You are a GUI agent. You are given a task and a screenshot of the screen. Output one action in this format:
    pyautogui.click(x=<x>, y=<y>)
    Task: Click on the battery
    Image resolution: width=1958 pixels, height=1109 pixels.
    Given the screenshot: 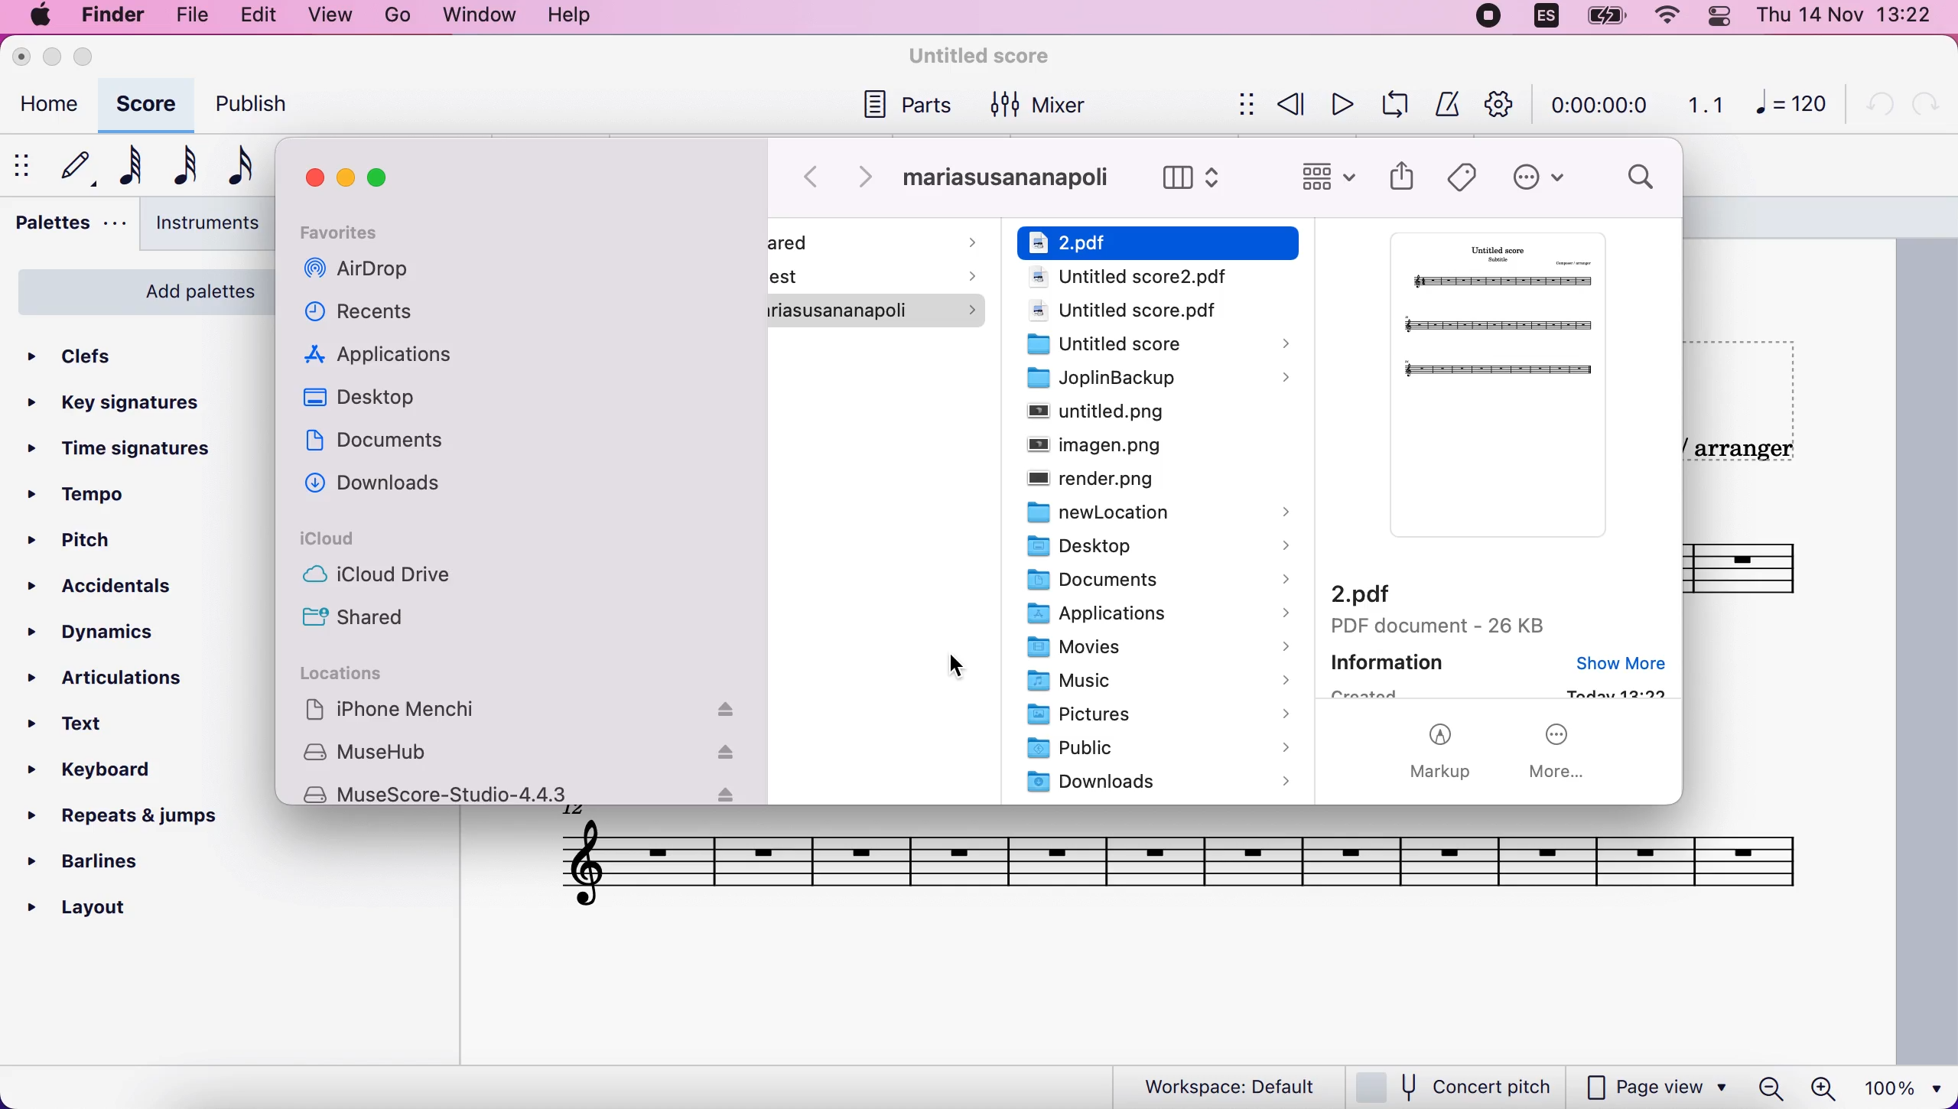 What is the action you would take?
    pyautogui.click(x=1603, y=18)
    